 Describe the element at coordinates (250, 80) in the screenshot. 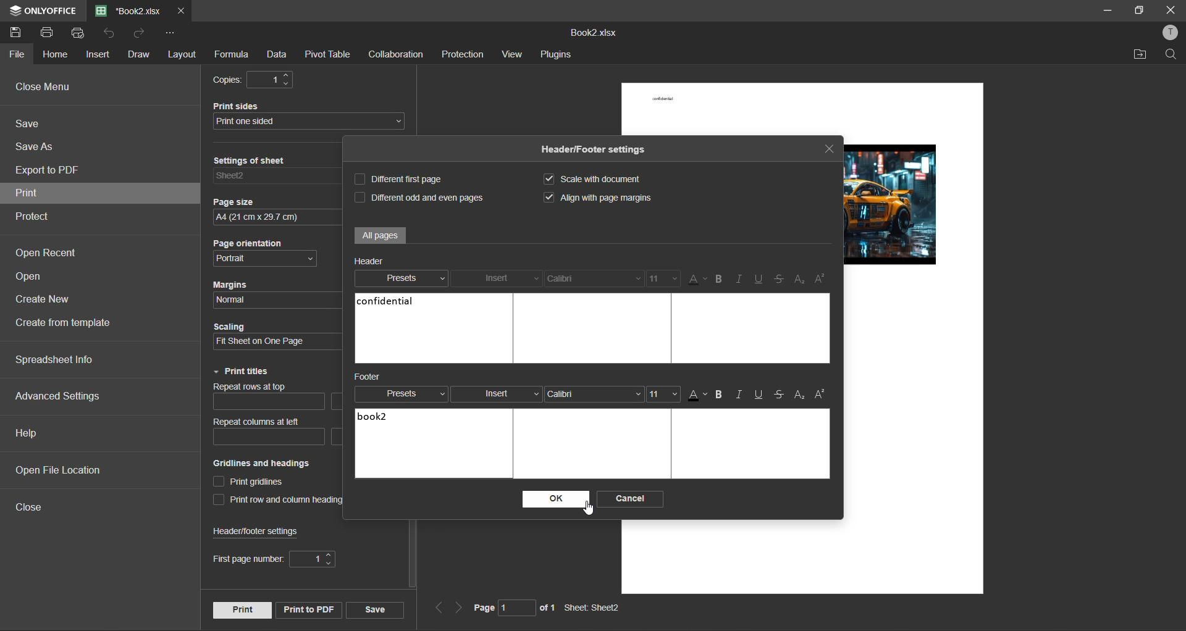

I see `copies` at that location.